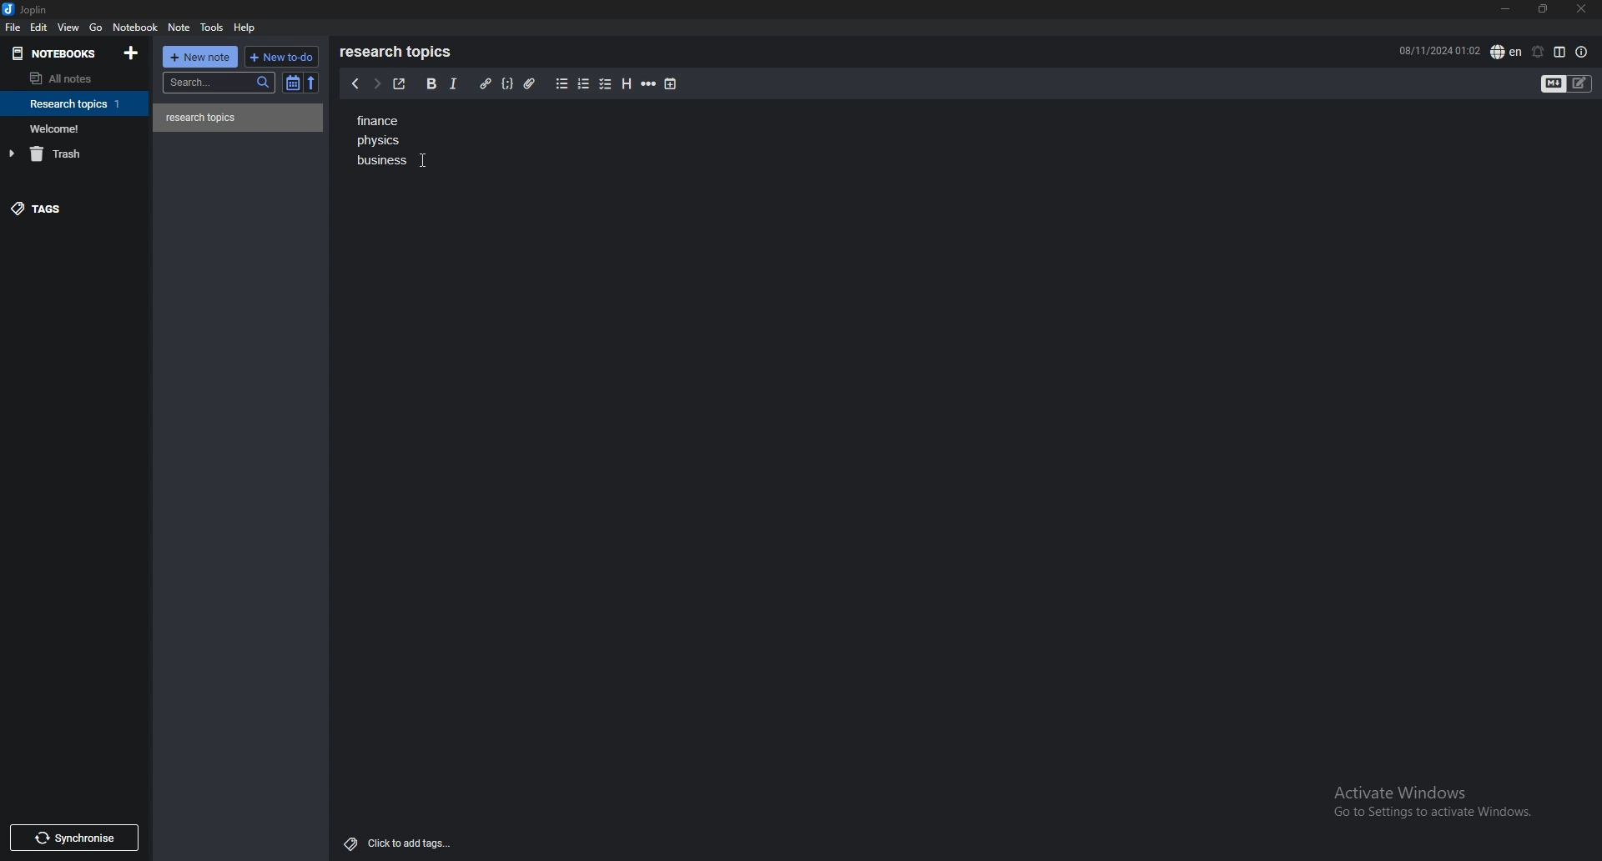  What do you see at coordinates (425, 162) in the screenshot?
I see `cursor` at bounding box center [425, 162].